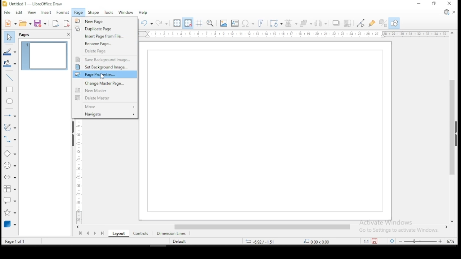  What do you see at coordinates (382, 23) in the screenshot?
I see `toggle extrusions` at bounding box center [382, 23].